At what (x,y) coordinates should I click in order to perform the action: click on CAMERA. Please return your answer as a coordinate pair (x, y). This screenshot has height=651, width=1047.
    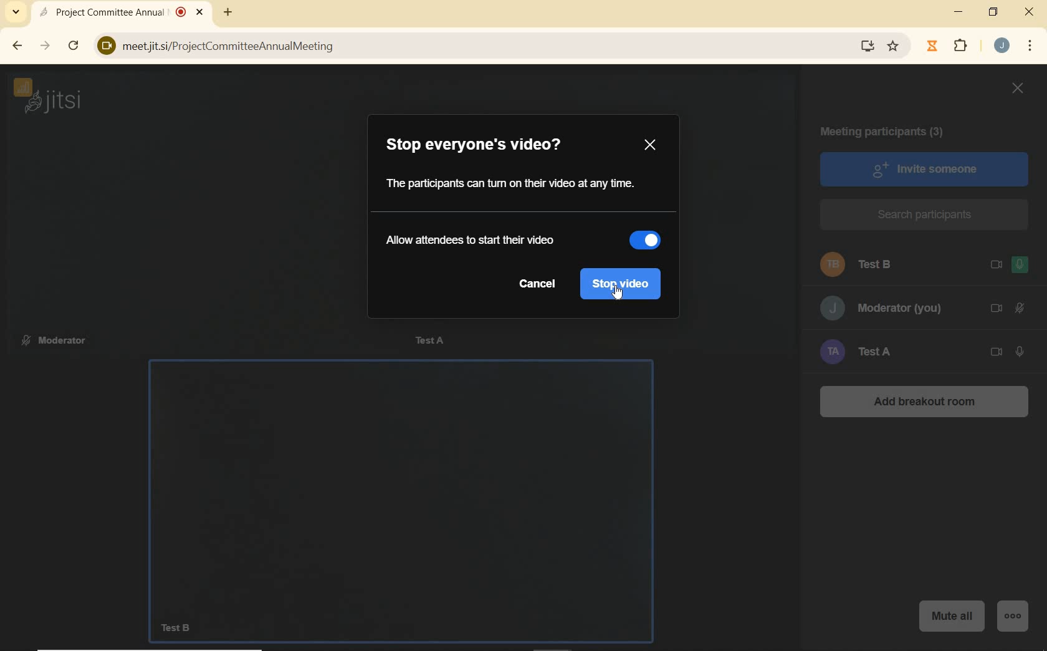
    Looking at the image, I should click on (995, 266).